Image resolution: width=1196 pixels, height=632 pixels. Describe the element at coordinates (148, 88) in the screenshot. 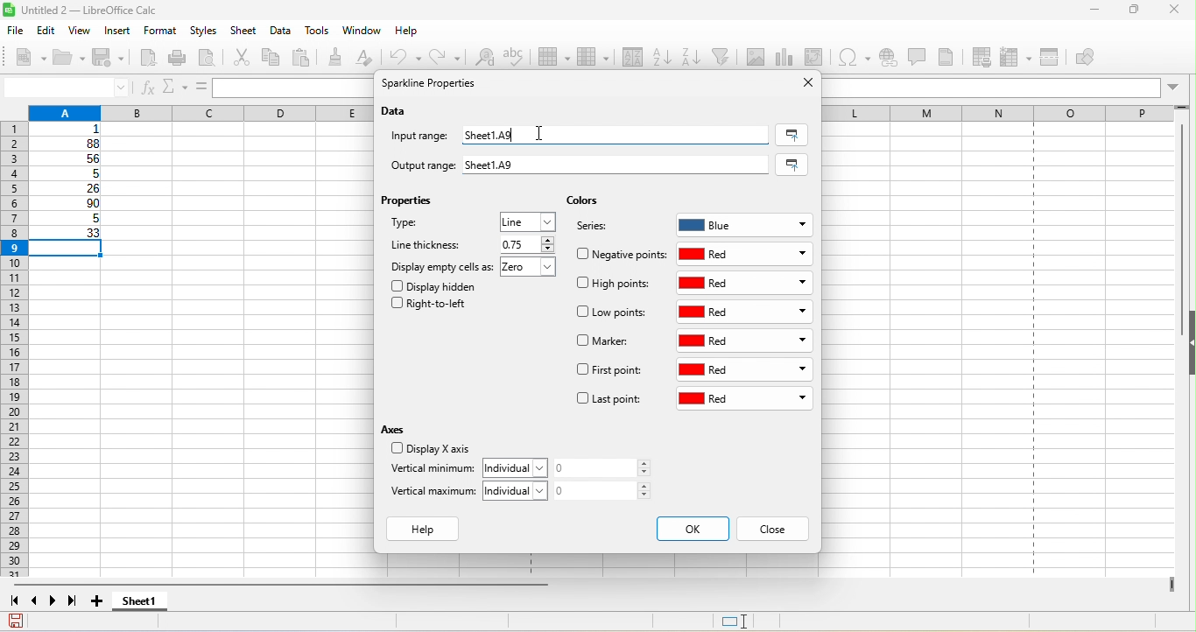

I see `function wizard` at that location.